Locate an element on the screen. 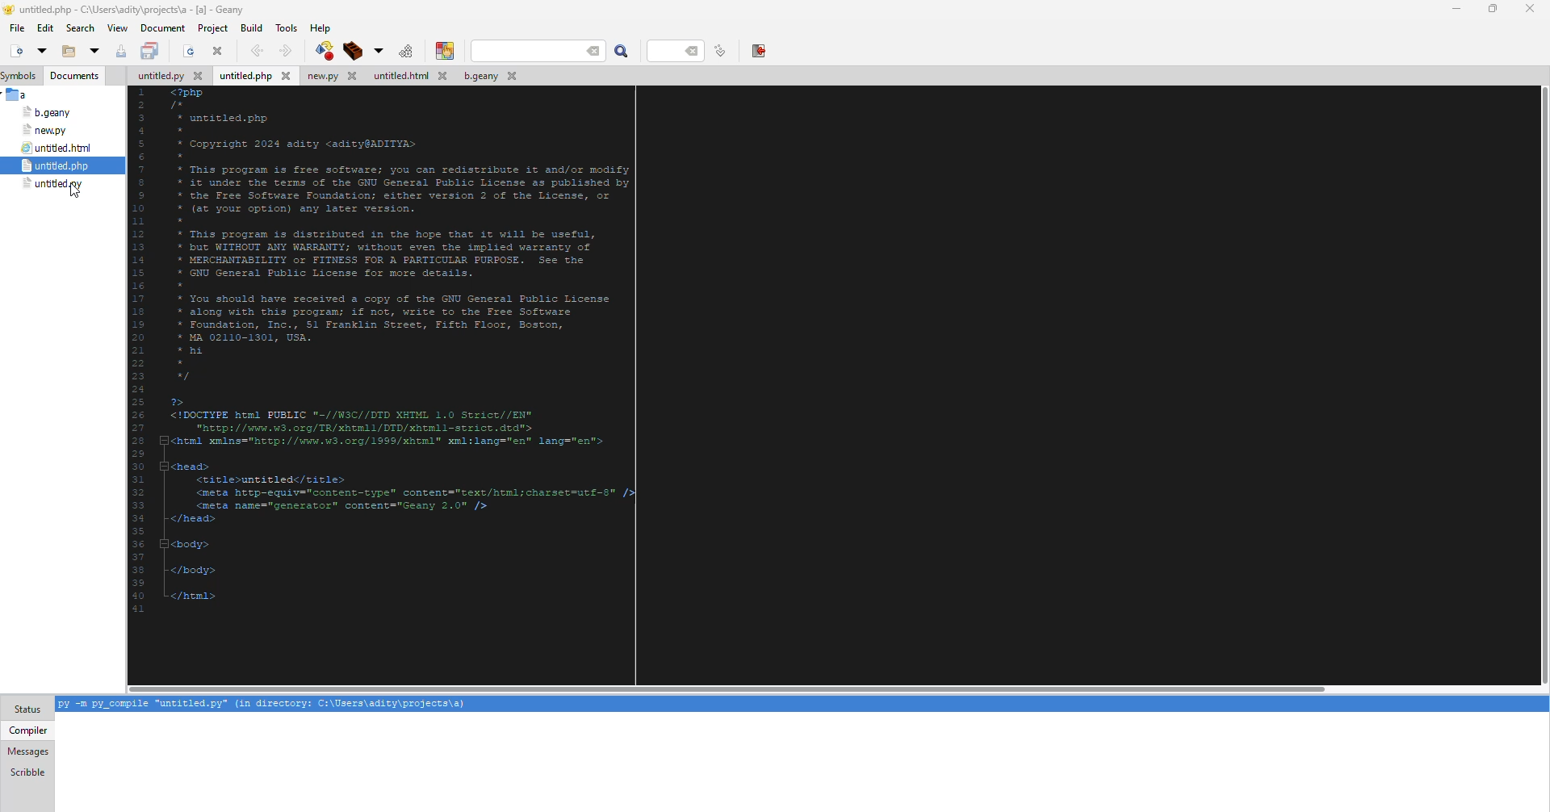 Image resolution: width=1550 pixels, height=812 pixels. open is located at coordinates (68, 52).